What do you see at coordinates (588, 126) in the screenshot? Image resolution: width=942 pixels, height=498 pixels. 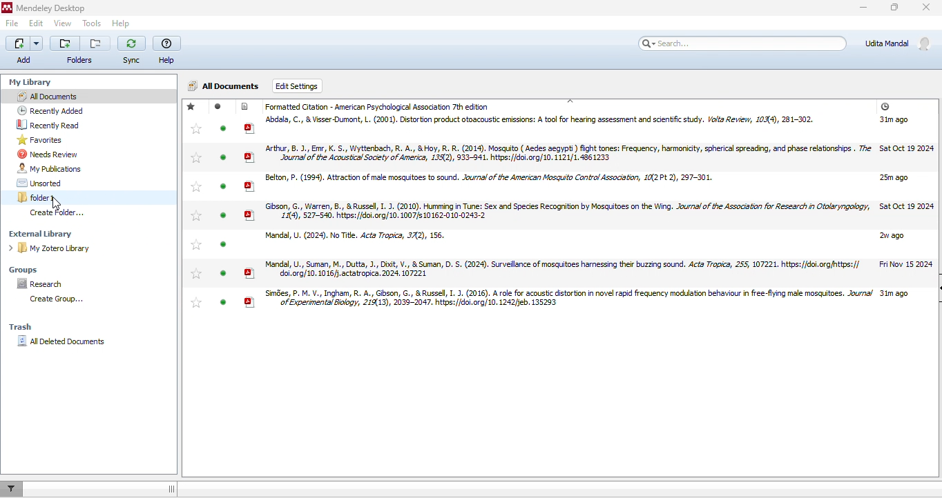 I see `research articles` at bounding box center [588, 126].